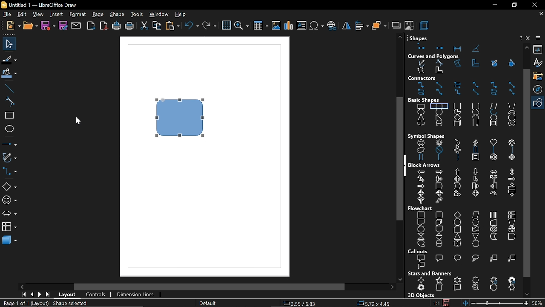 The width and height of the screenshot is (545, 307). What do you see at coordinates (332, 26) in the screenshot?
I see `insert hyperlink` at bounding box center [332, 26].